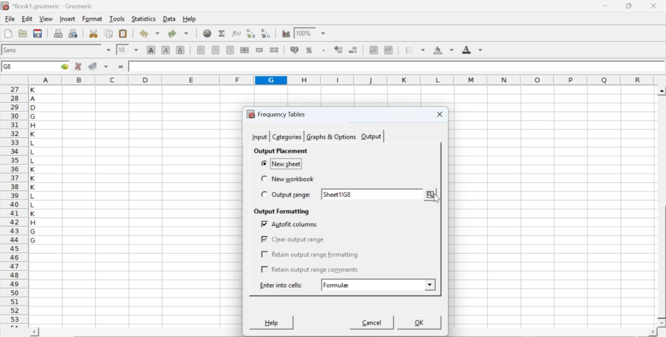 The width and height of the screenshot is (666, 337). I want to click on clear output range, so click(292, 239).